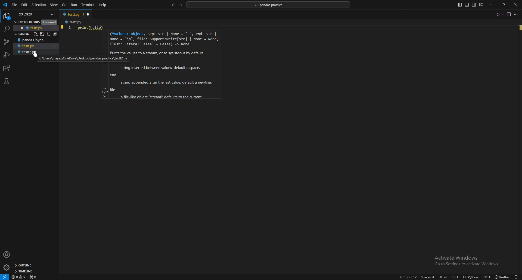 The image size is (522, 280). I want to click on cursor, so click(33, 53).